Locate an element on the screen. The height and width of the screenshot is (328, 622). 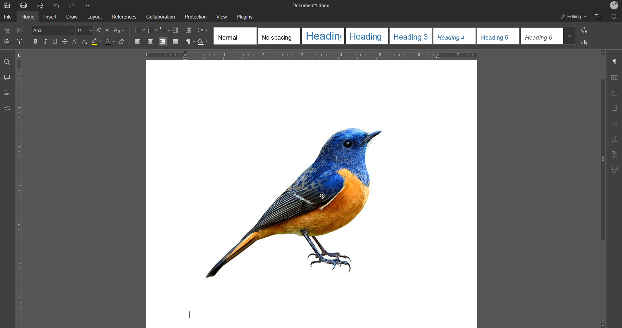
Strikethrough is located at coordinates (65, 42).